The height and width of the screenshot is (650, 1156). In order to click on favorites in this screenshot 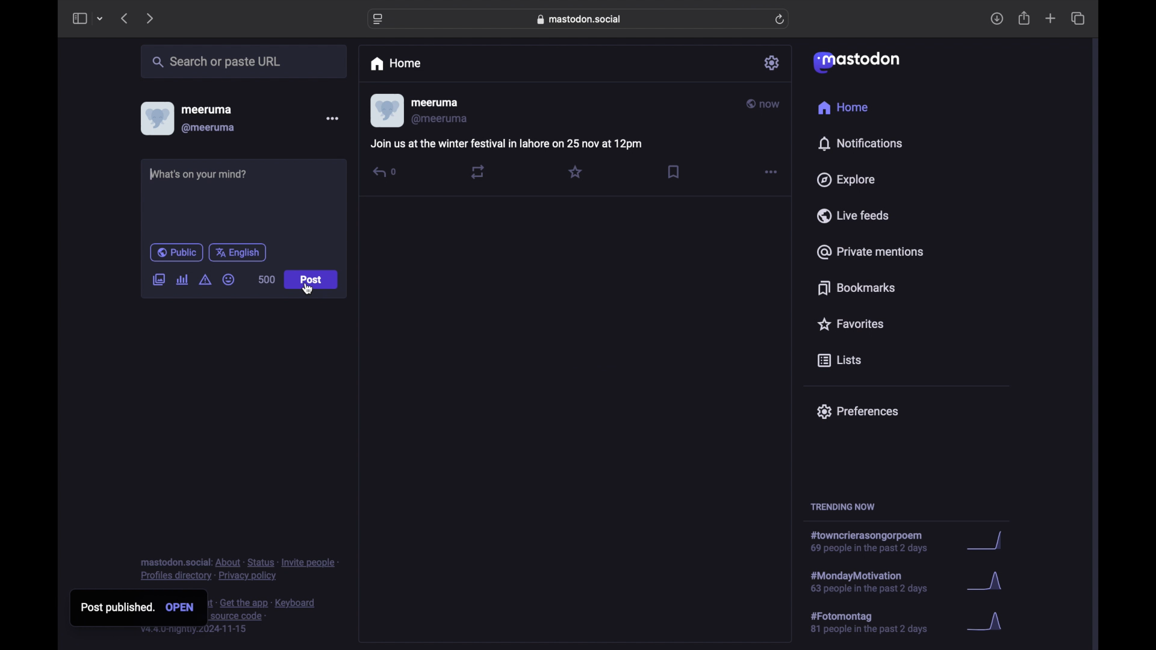, I will do `click(575, 172)`.